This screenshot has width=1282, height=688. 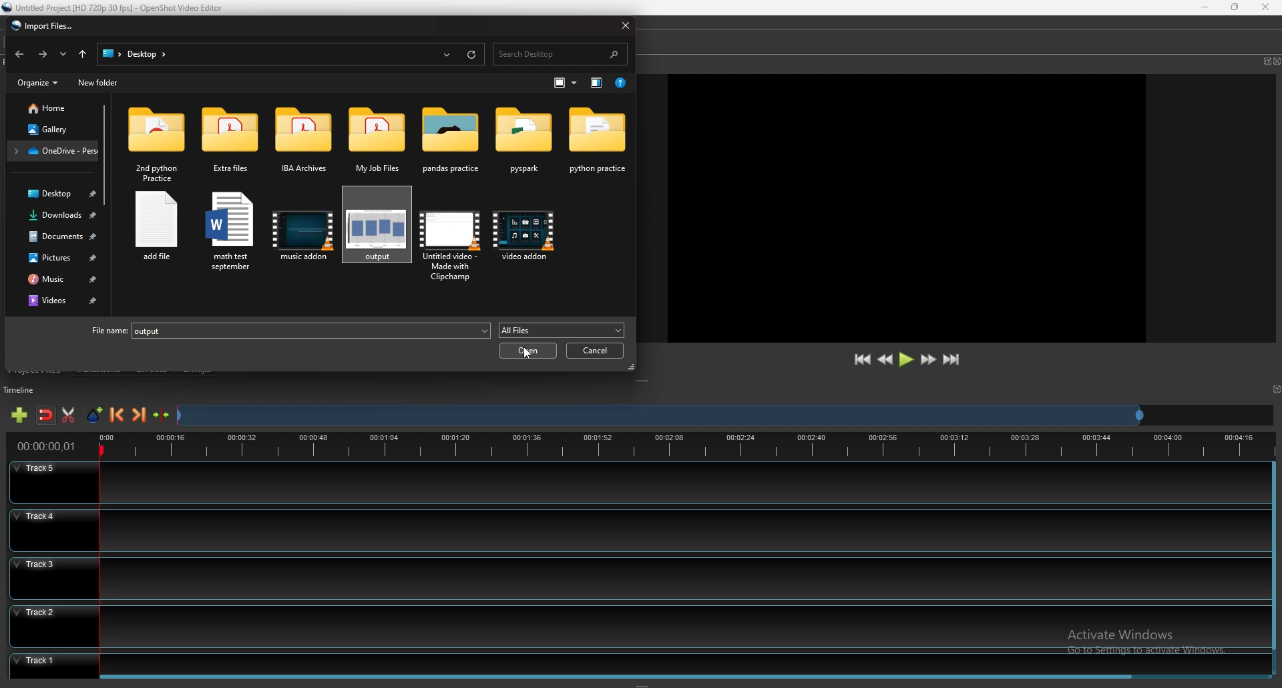 I want to click on help, so click(x=620, y=81).